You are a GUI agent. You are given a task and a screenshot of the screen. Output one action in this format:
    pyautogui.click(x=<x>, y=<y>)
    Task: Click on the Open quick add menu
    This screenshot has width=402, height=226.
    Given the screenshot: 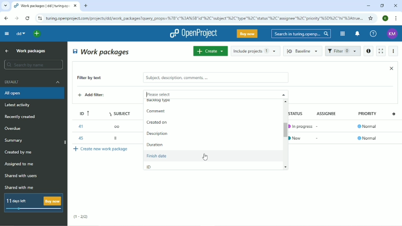 What is the action you would take?
    pyautogui.click(x=37, y=33)
    